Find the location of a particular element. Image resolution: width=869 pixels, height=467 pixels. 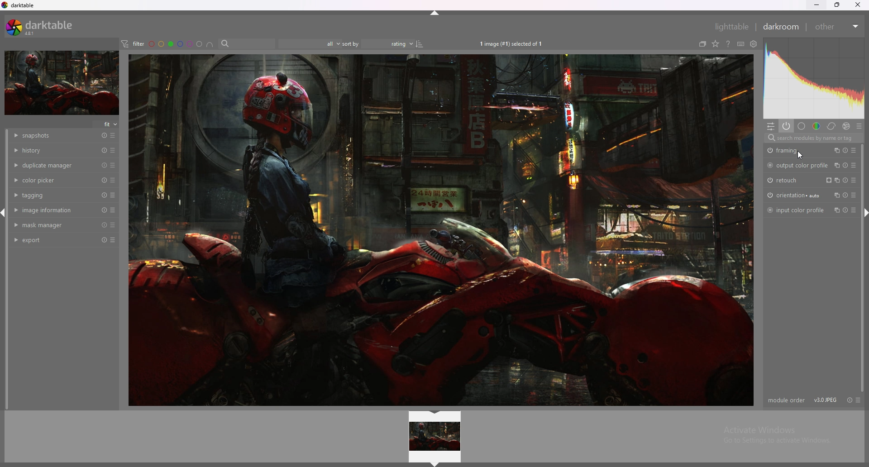

correct is located at coordinates (831, 126).